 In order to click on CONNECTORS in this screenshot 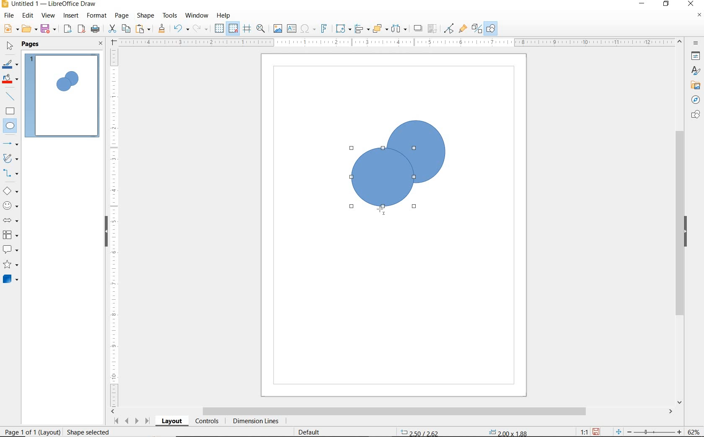, I will do `click(11, 173)`.